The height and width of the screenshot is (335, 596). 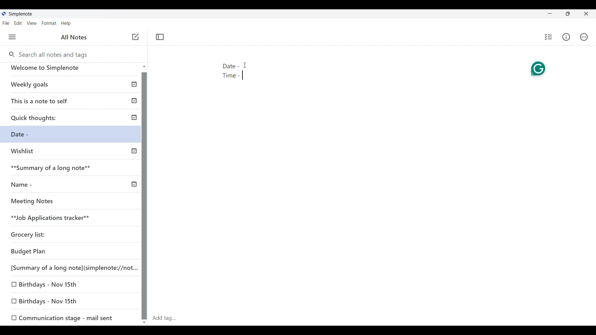 I want to click on Quick slide to top, so click(x=144, y=66).